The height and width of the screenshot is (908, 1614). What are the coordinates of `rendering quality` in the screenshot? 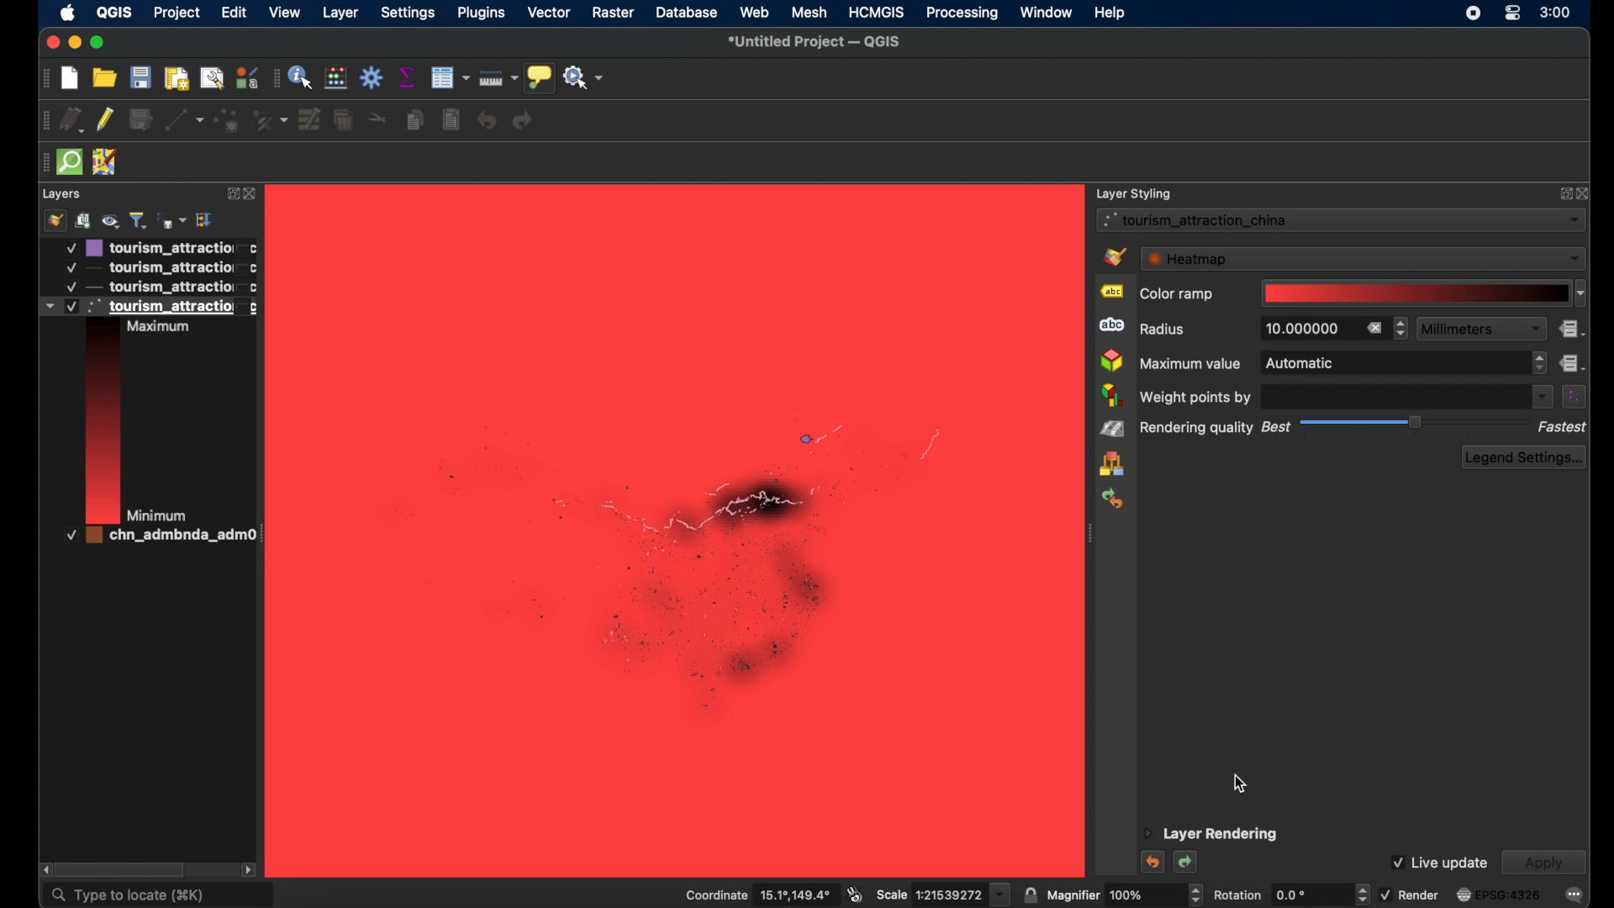 It's located at (1196, 429).